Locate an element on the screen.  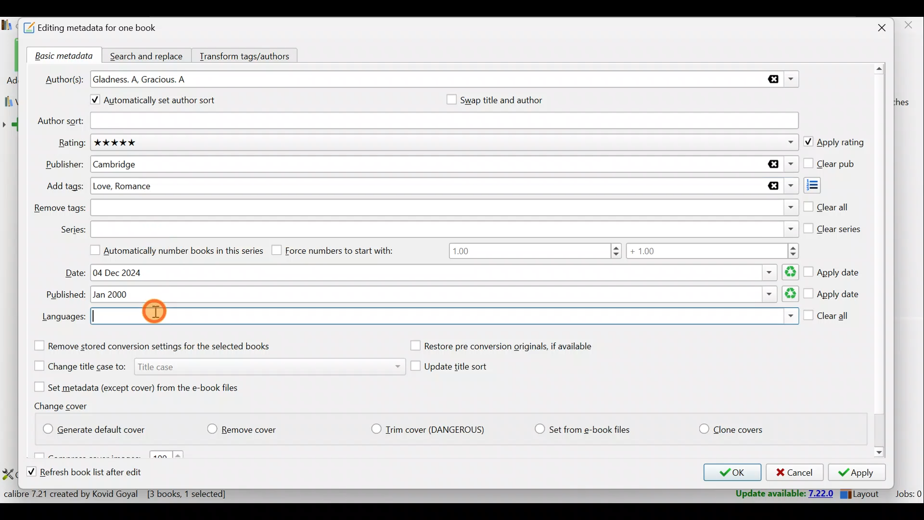
Swap title and author is located at coordinates (513, 100).